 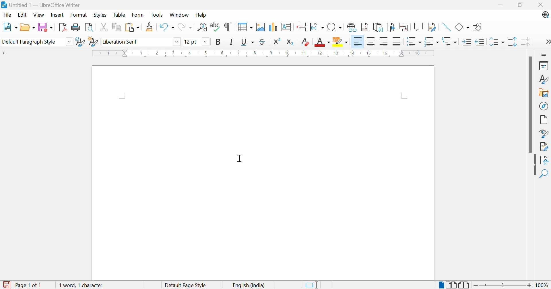 I want to click on Select outline format, so click(x=450, y=42).